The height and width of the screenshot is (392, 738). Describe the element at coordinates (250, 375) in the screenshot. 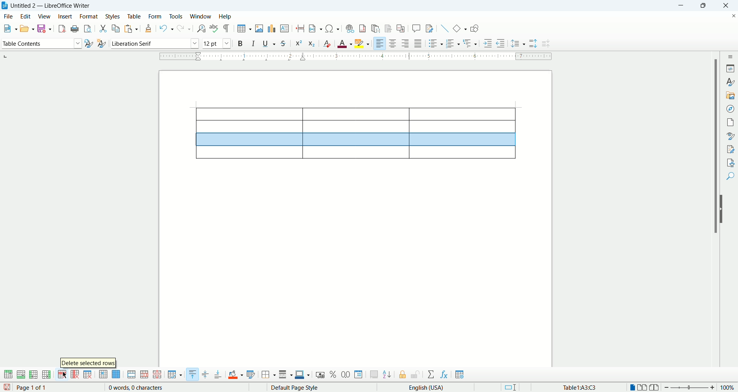

I see `autoformat styles` at that location.